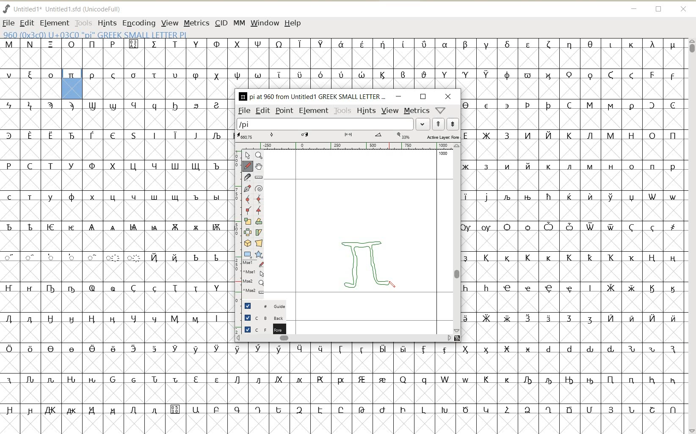 Image resolution: width=696 pixels, height=434 pixels. I want to click on SCROLLBAR, so click(344, 339).